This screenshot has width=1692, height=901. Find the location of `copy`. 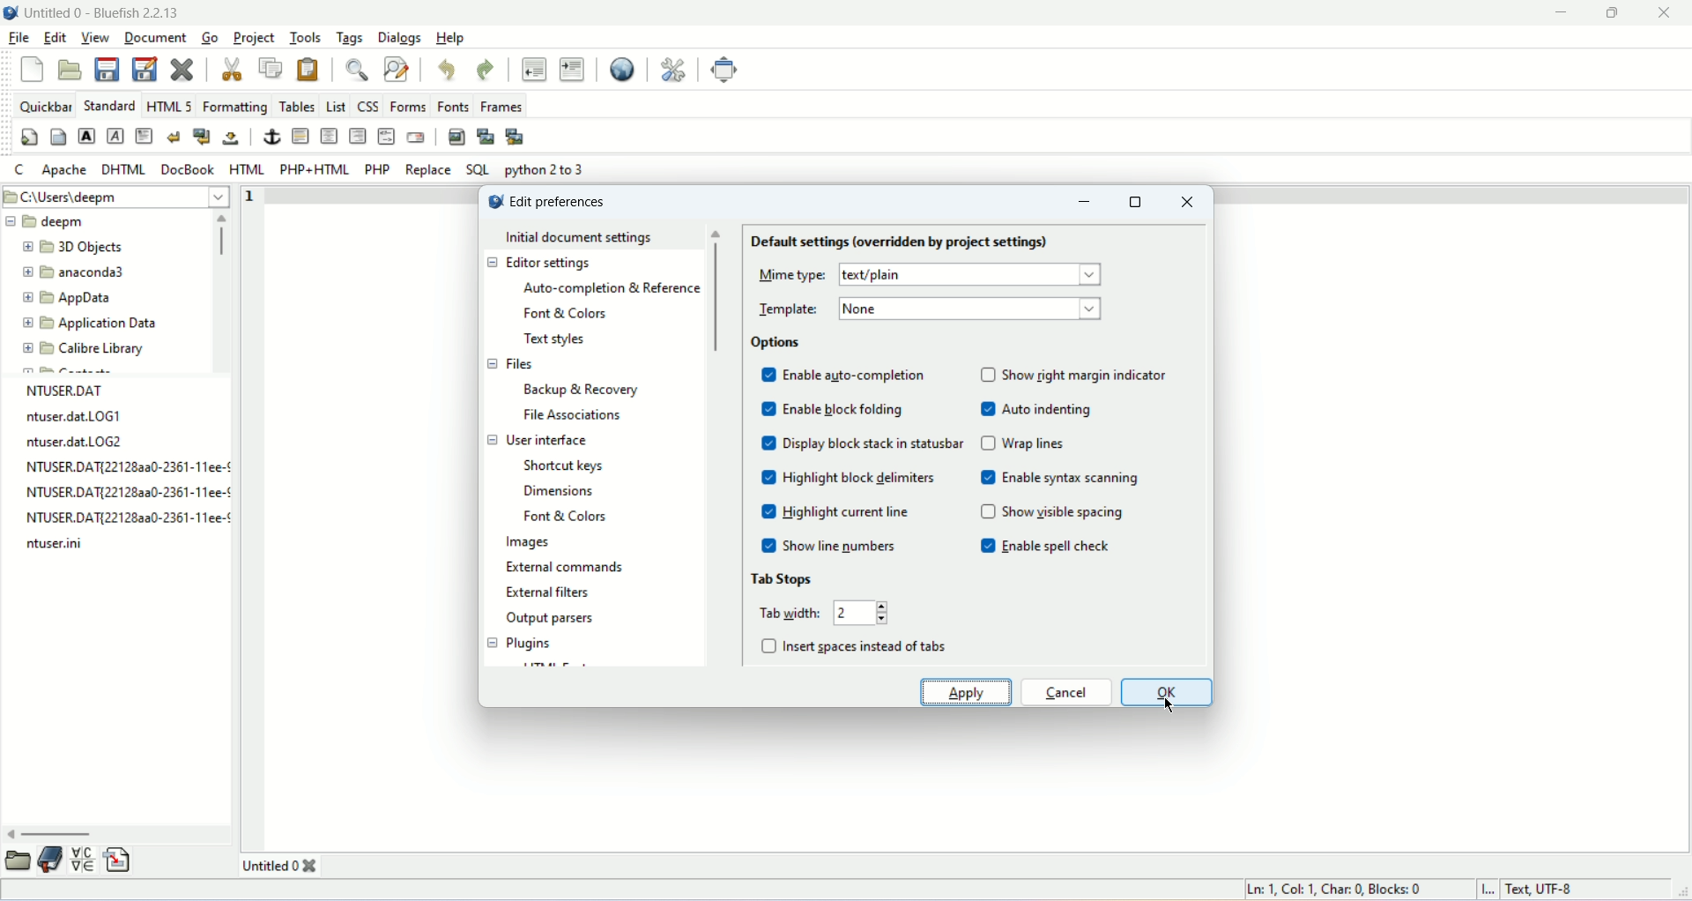

copy is located at coordinates (271, 66).